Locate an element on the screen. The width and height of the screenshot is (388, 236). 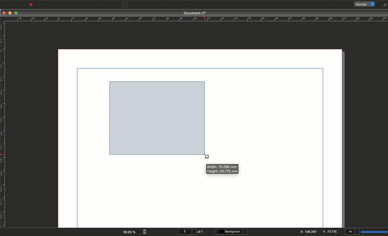
zoom in and out is located at coordinates (145, 231).